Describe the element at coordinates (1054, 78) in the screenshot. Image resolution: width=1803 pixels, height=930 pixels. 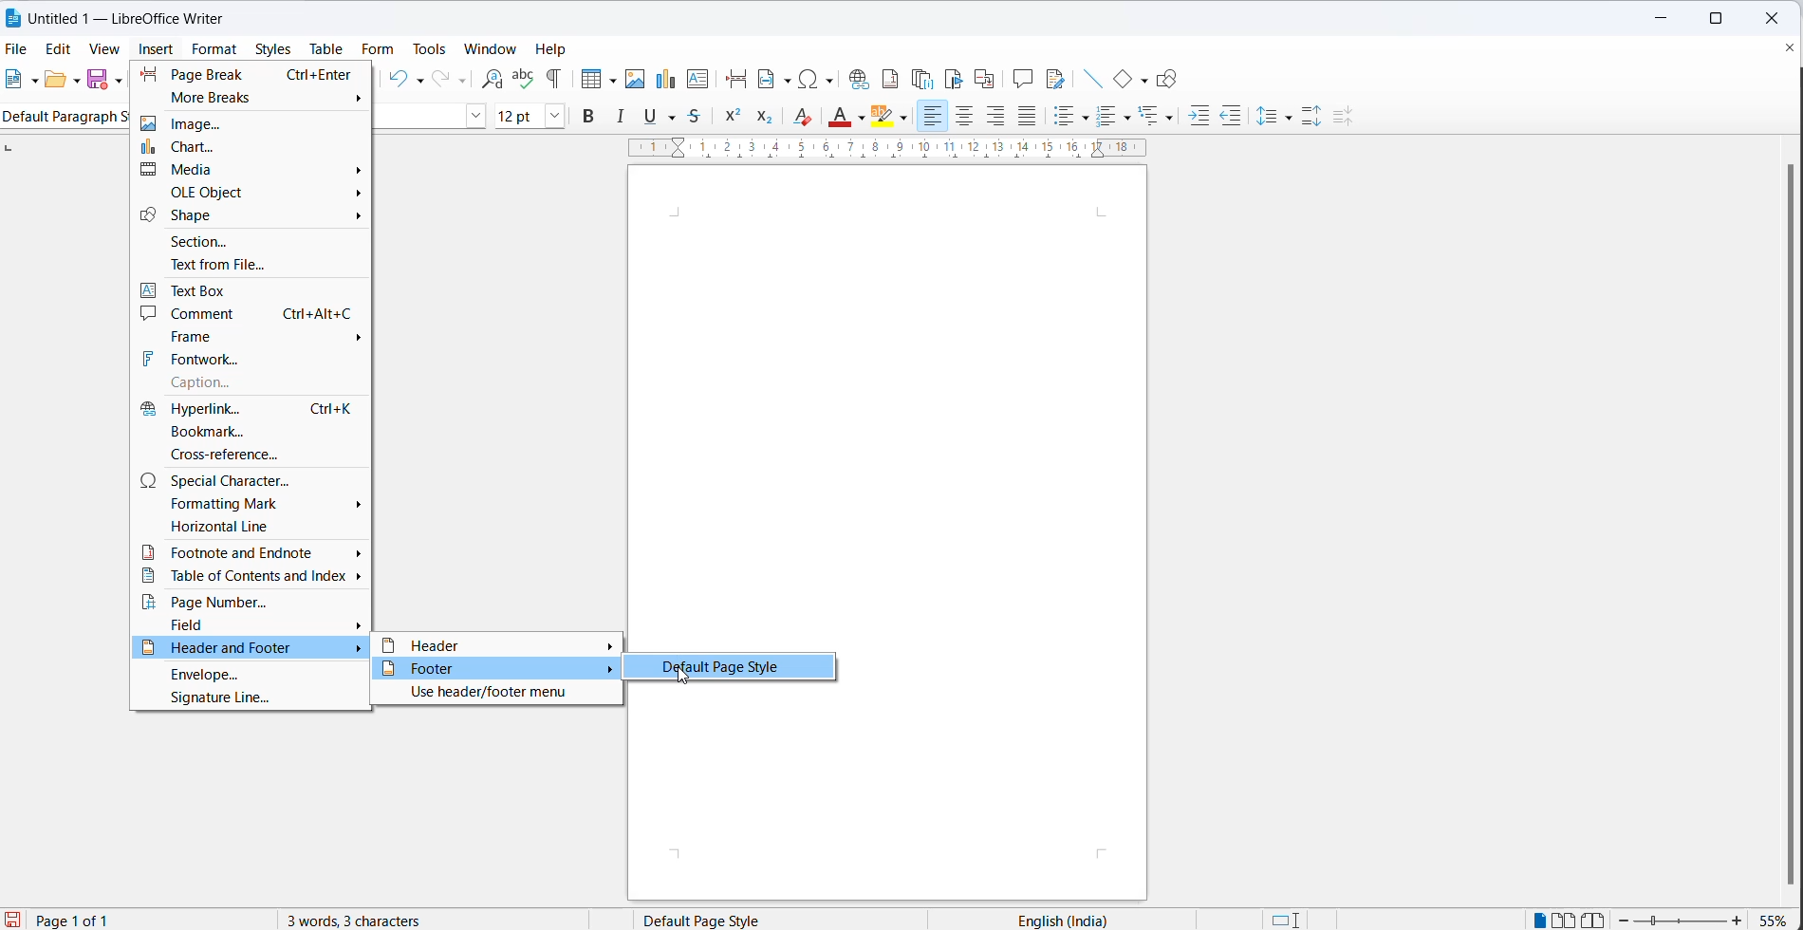
I see `show track changes functions` at that location.